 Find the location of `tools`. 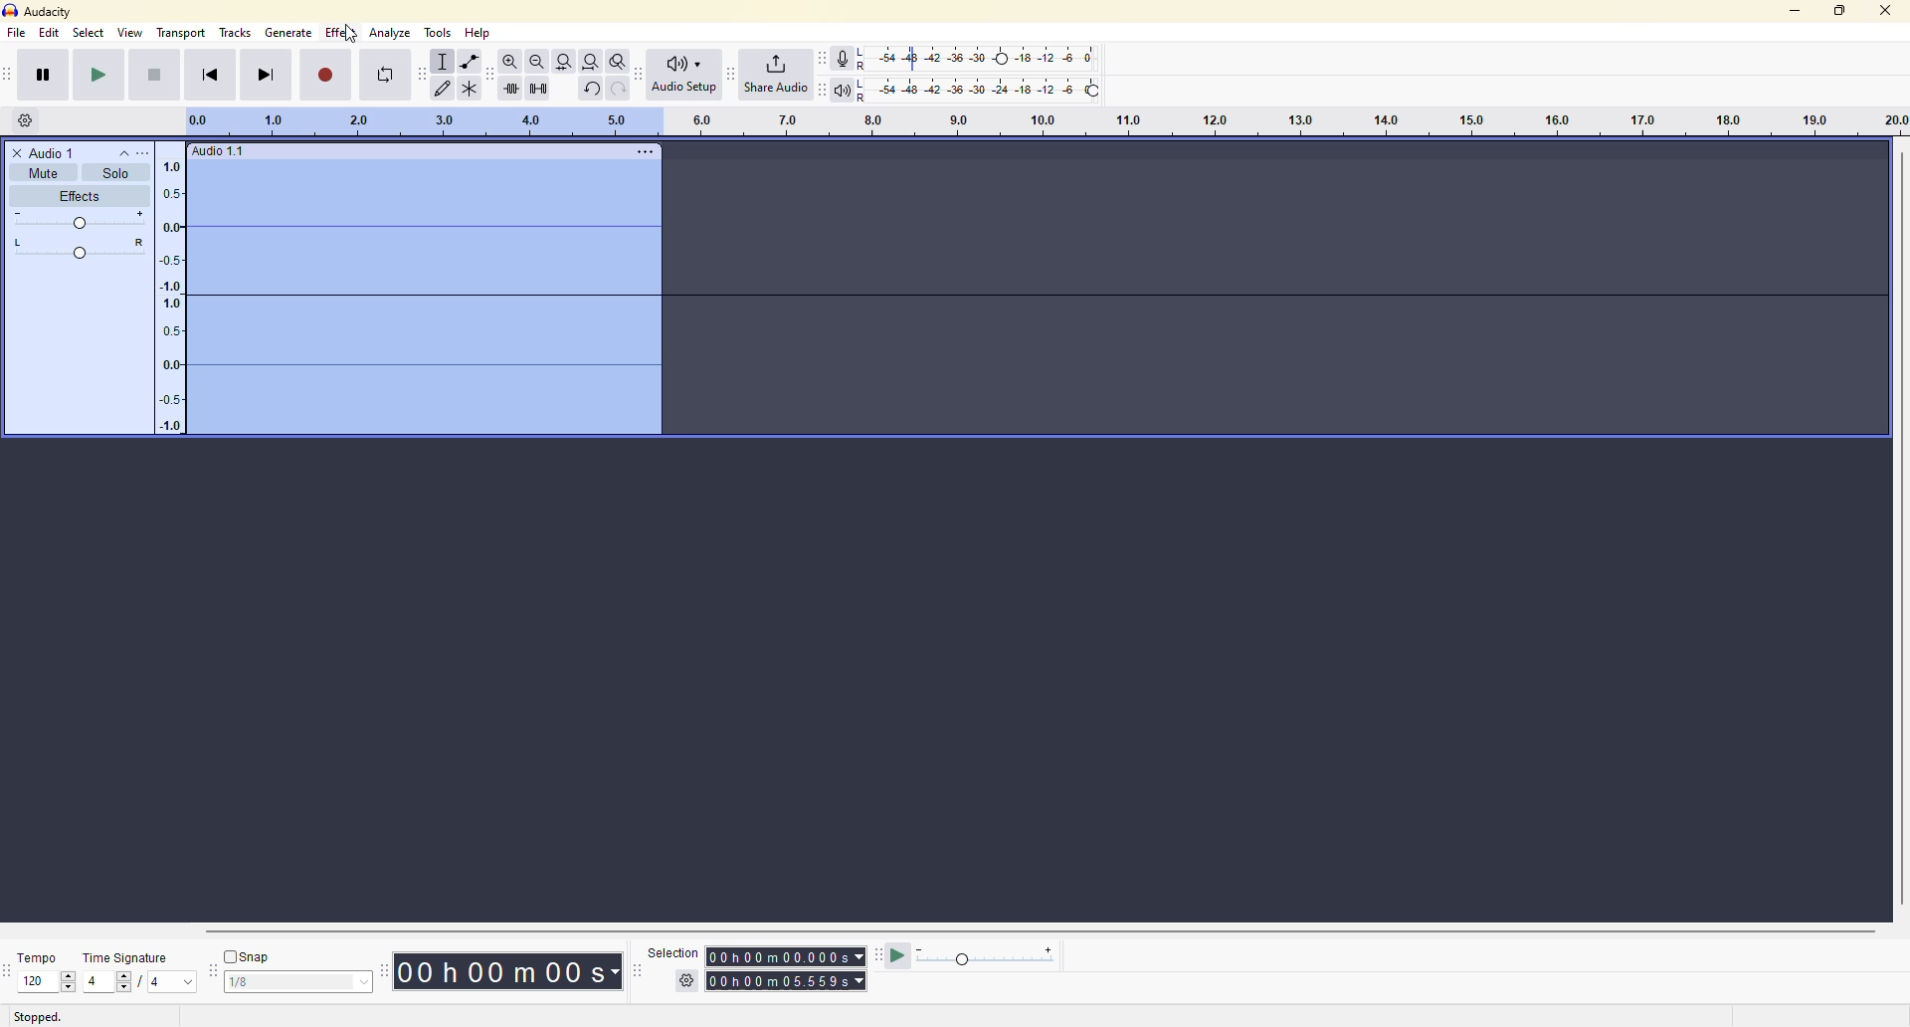

tools is located at coordinates (437, 32).